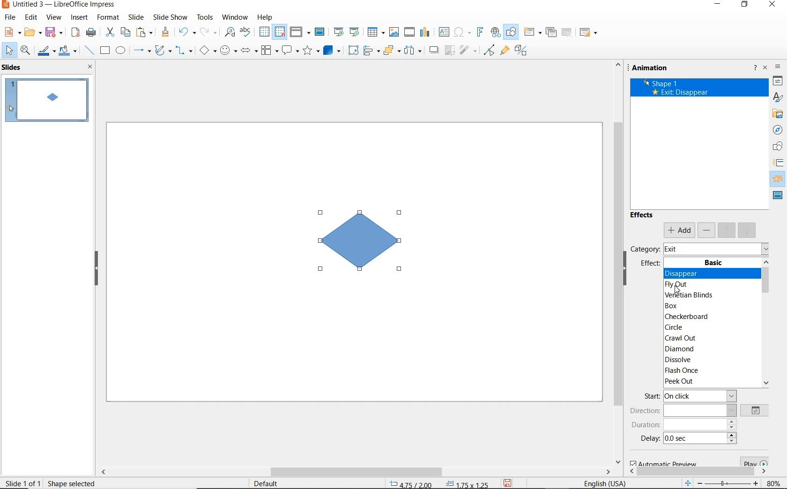  Describe the element at coordinates (710, 327) in the screenshot. I see `circle` at that location.